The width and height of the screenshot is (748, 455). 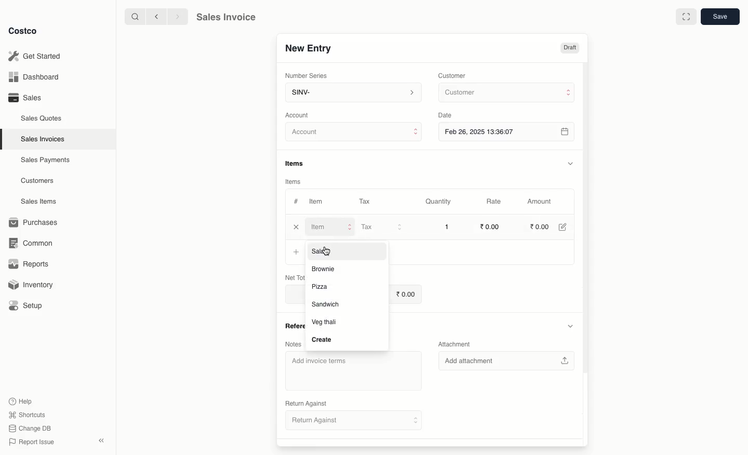 What do you see at coordinates (298, 163) in the screenshot?
I see `Items` at bounding box center [298, 163].